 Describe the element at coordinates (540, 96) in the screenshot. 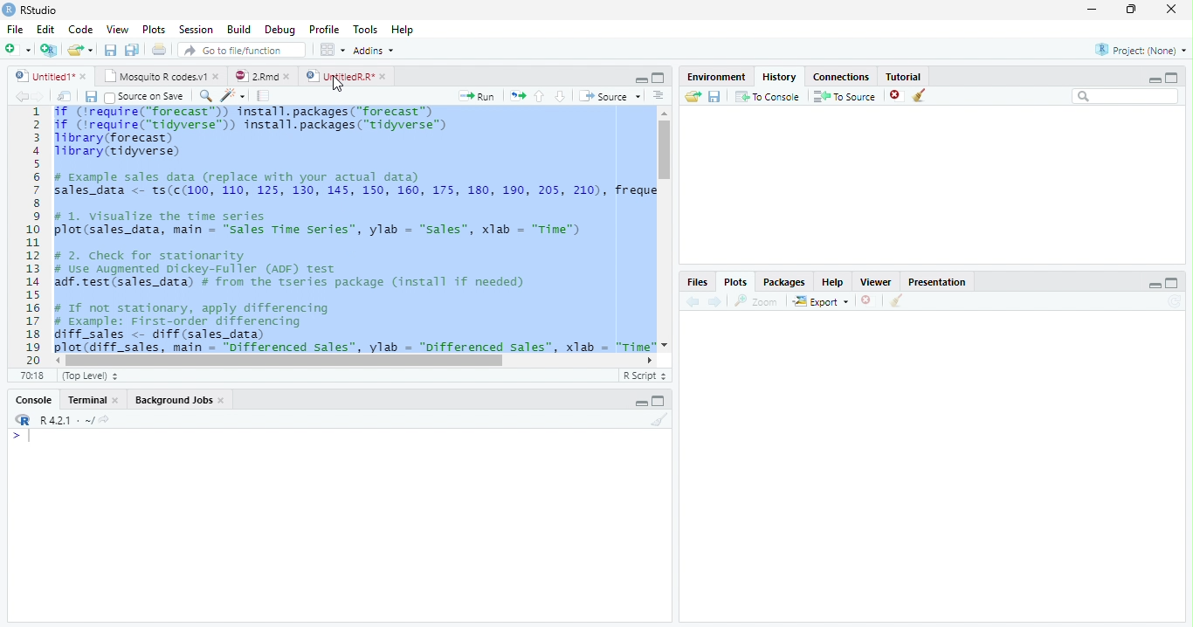

I see `Up` at that location.